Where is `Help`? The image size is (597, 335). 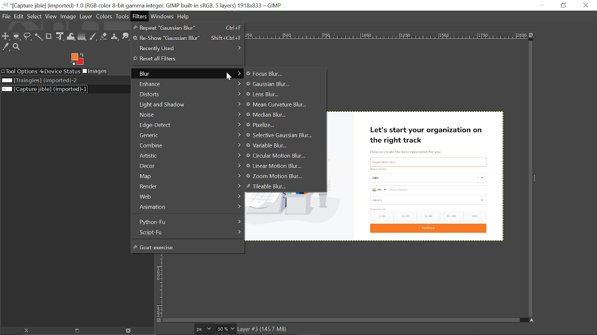
Help is located at coordinates (184, 16).